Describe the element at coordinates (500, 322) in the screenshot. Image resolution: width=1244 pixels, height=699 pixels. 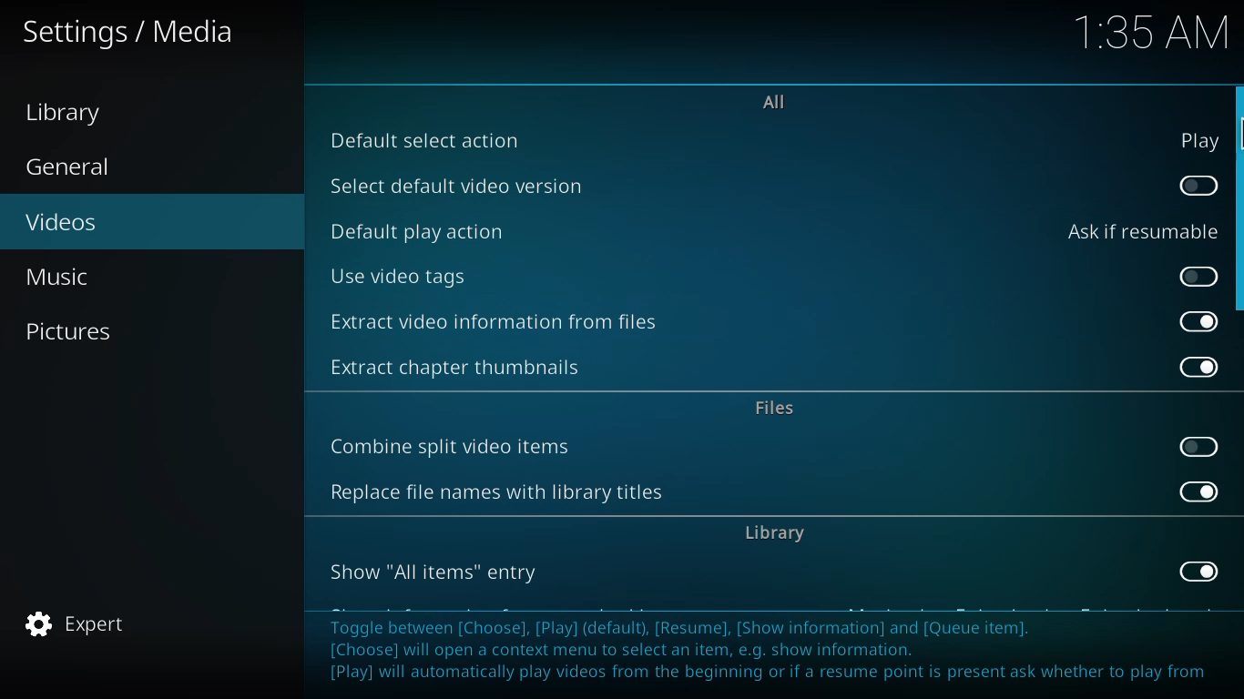
I see `extract video info` at that location.